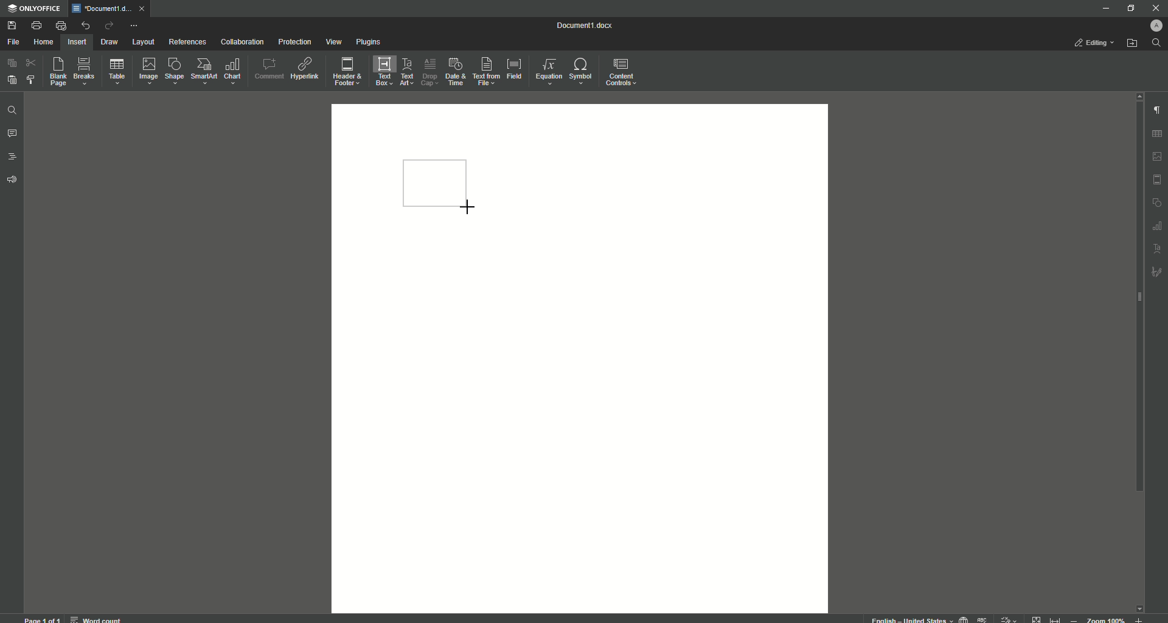 The height and width of the screenshot is (623, 1168). What do you see at coordinates (204, 71) in the screenshot?
I see `SmartArt` at bounding box center [204, 71].